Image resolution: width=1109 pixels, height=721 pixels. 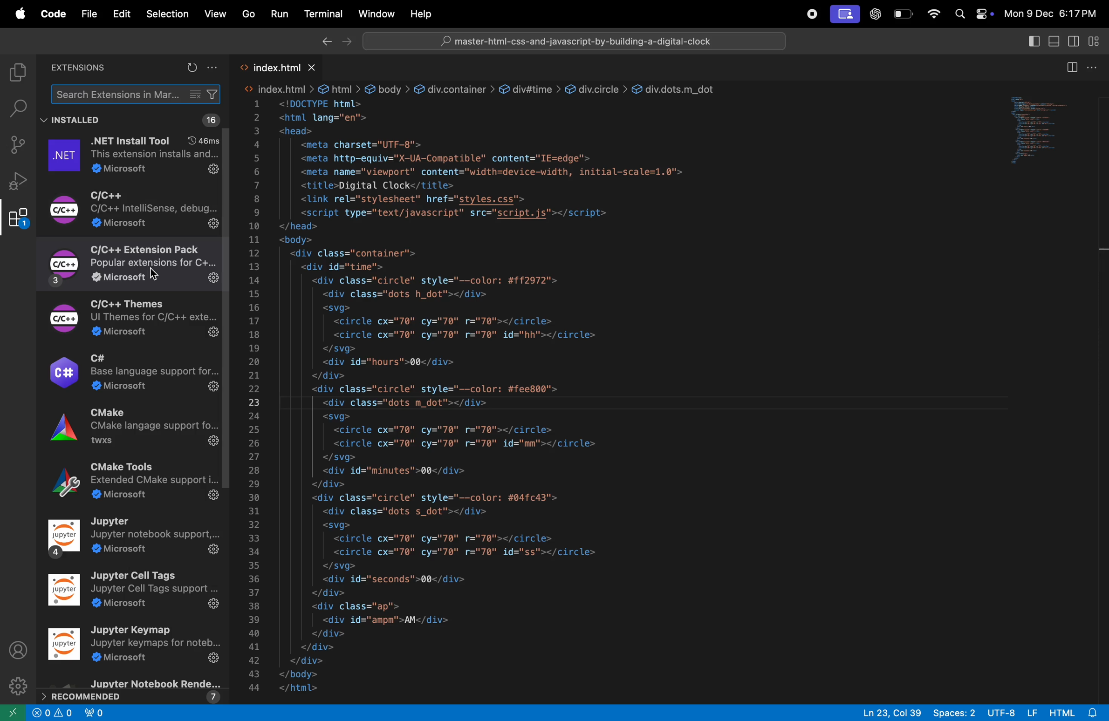 What do you see at coordinates (325, 41) in the screenshot?
I see `go back` at bounding box center [325, 41].